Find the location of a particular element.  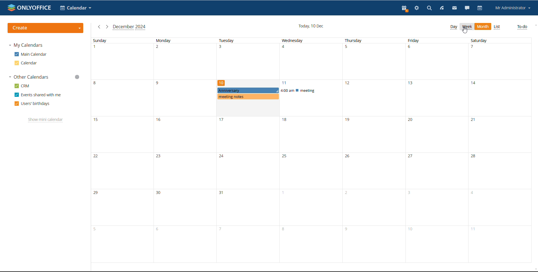

mail is located at coordinates (454, 8).